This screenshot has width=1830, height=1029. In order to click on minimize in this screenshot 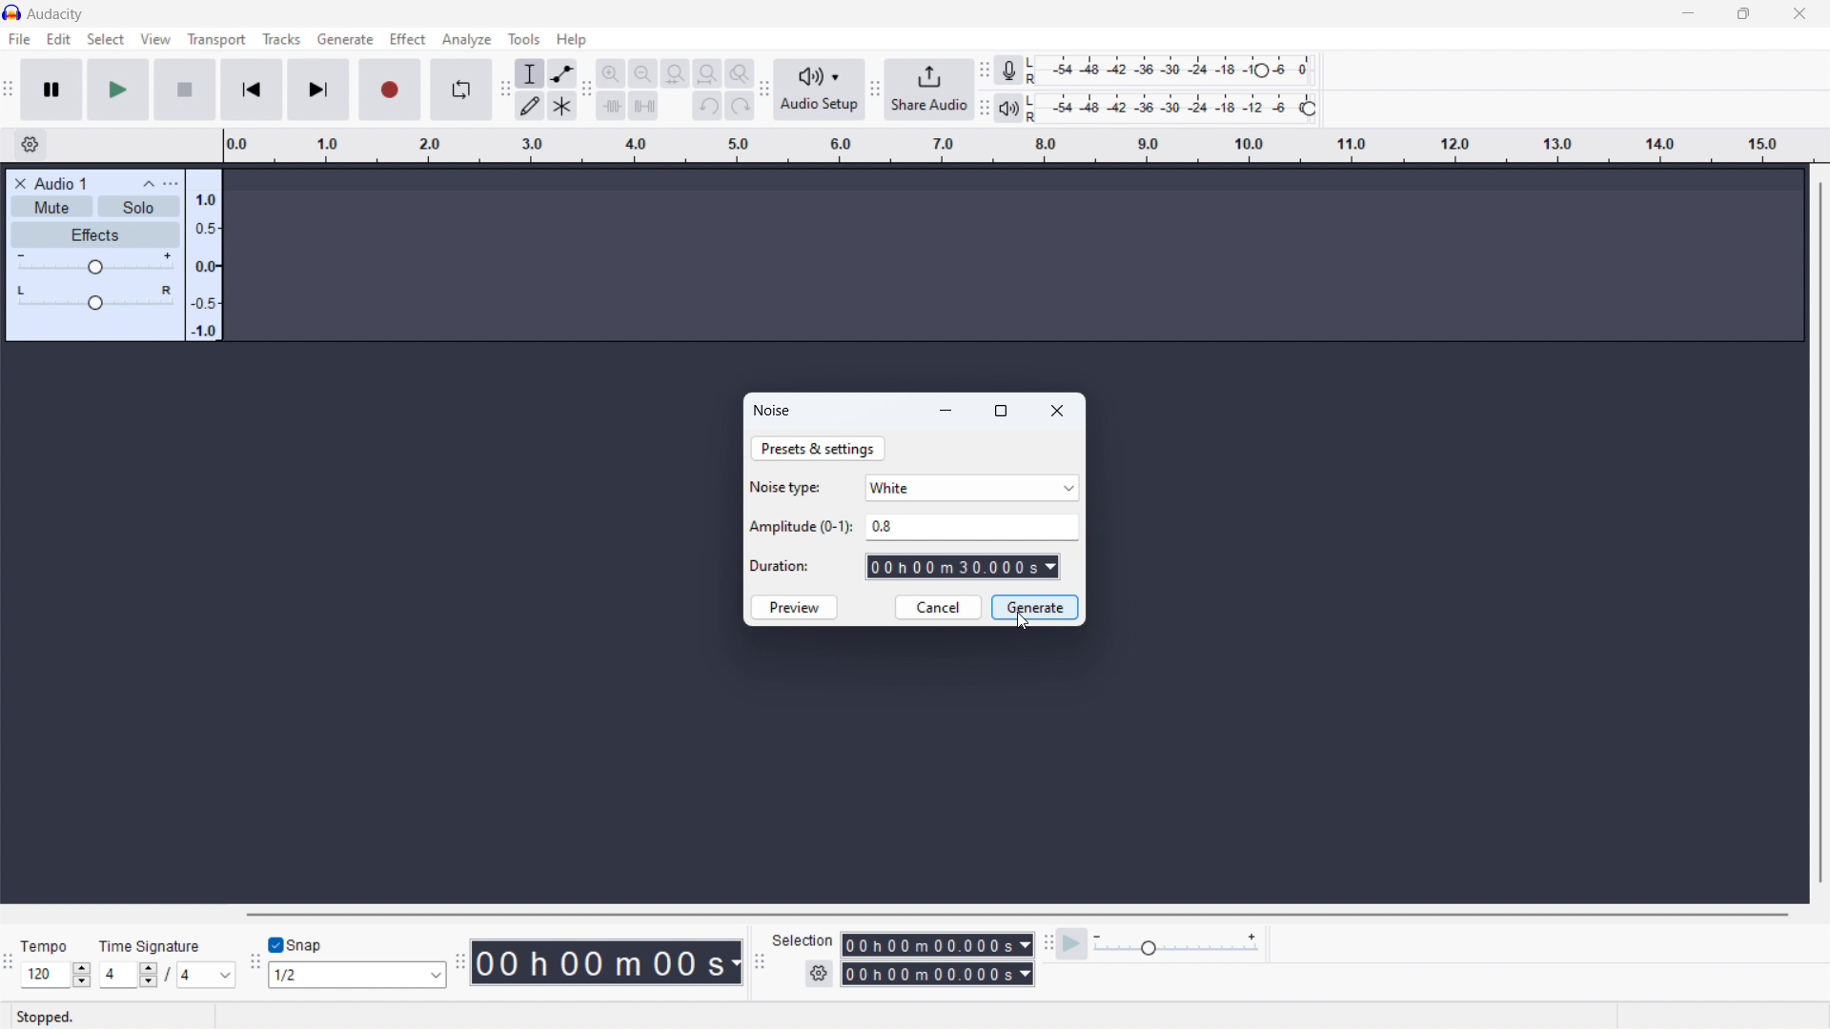, I will do `click(949, 411)`.